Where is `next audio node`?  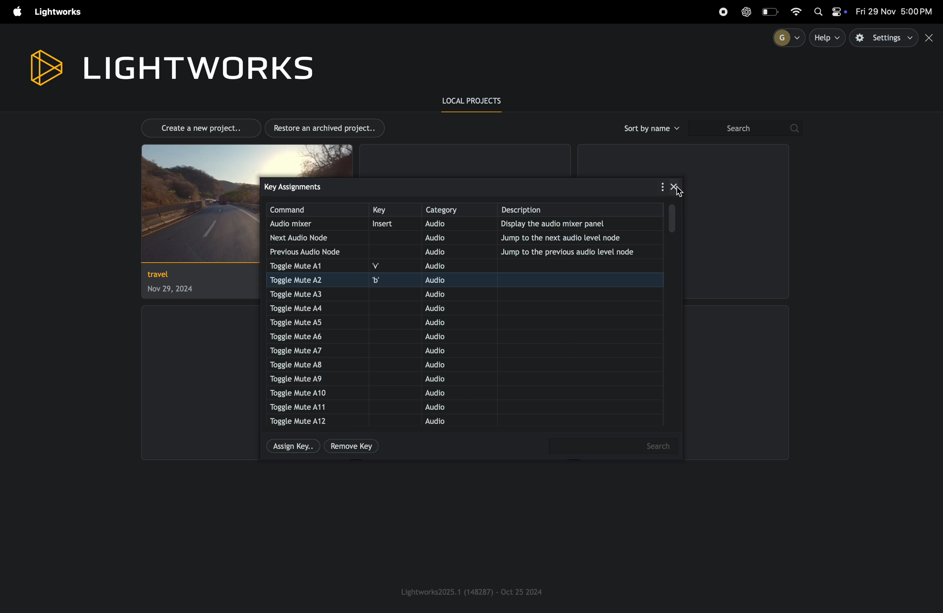 next audio node is located at coordinates (307, 238).